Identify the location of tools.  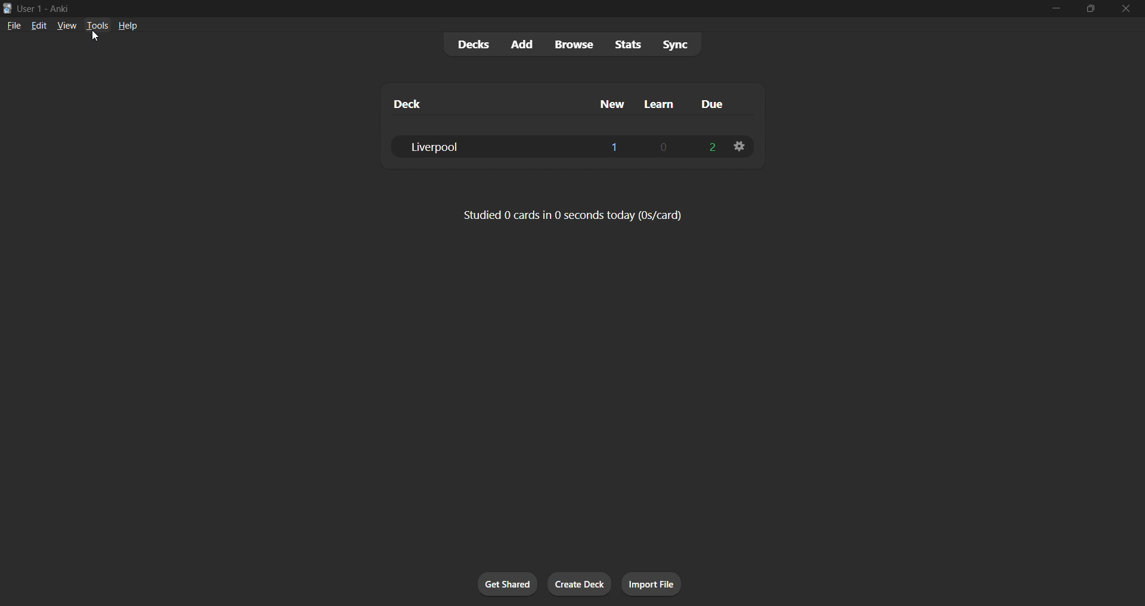
(97, 26).